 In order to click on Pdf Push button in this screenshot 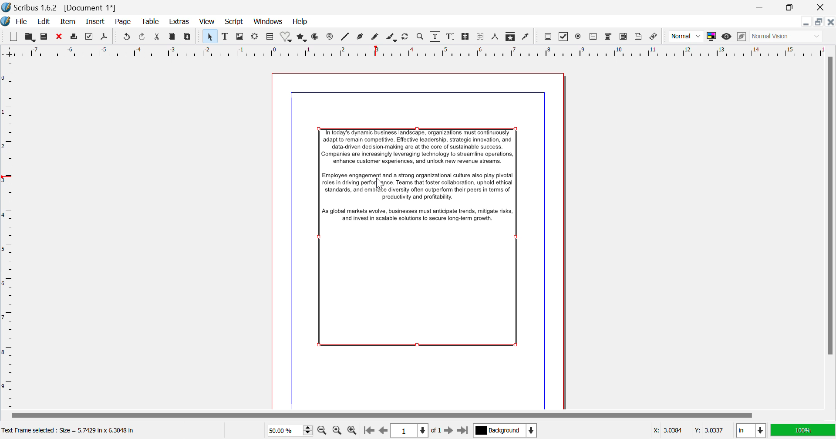, I will do `click(548, 36)`.